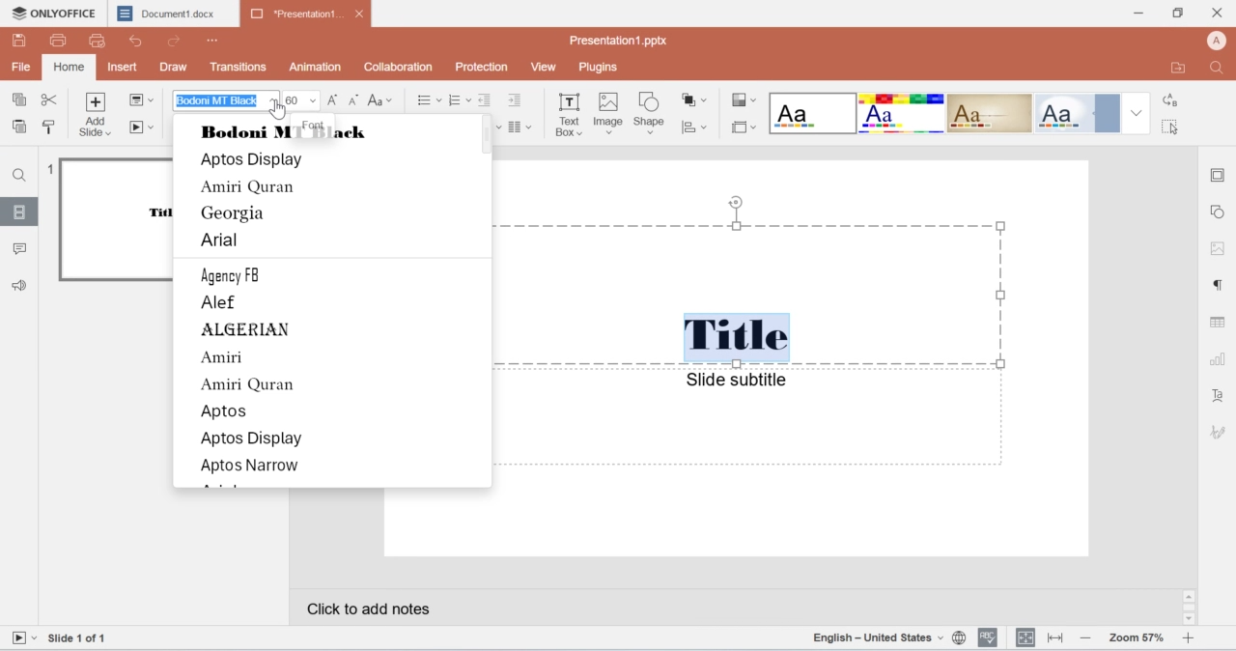  I want to click on File, so click(20, 66).